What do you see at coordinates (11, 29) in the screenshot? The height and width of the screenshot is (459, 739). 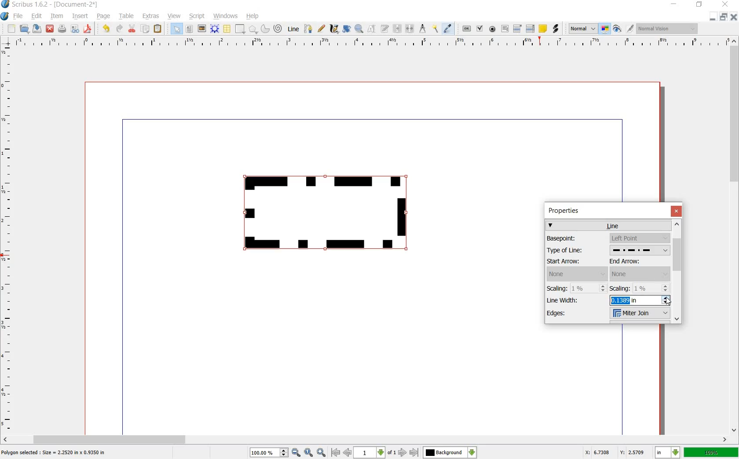 I see `NEW` at bounding box center [11, 29].